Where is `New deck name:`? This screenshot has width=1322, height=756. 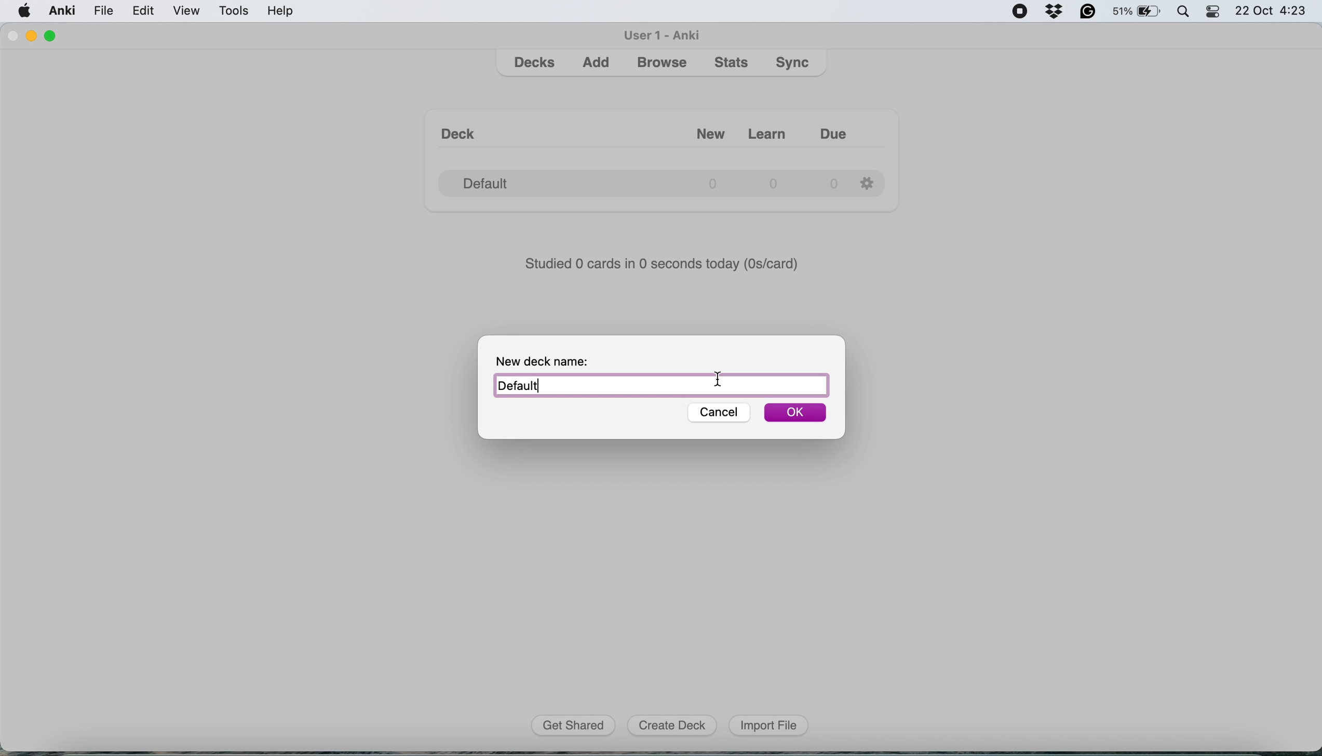 New deck name: is located at coordinates (553, 359).